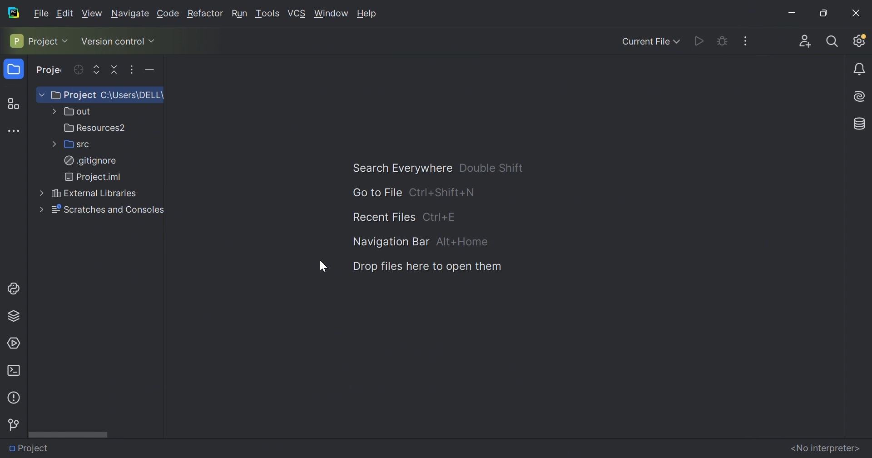 The width and height of the screenshot is (872, 458). Describe the element at coordinates (679, 41) in the screenshot. I see `Drop Down` at that location.